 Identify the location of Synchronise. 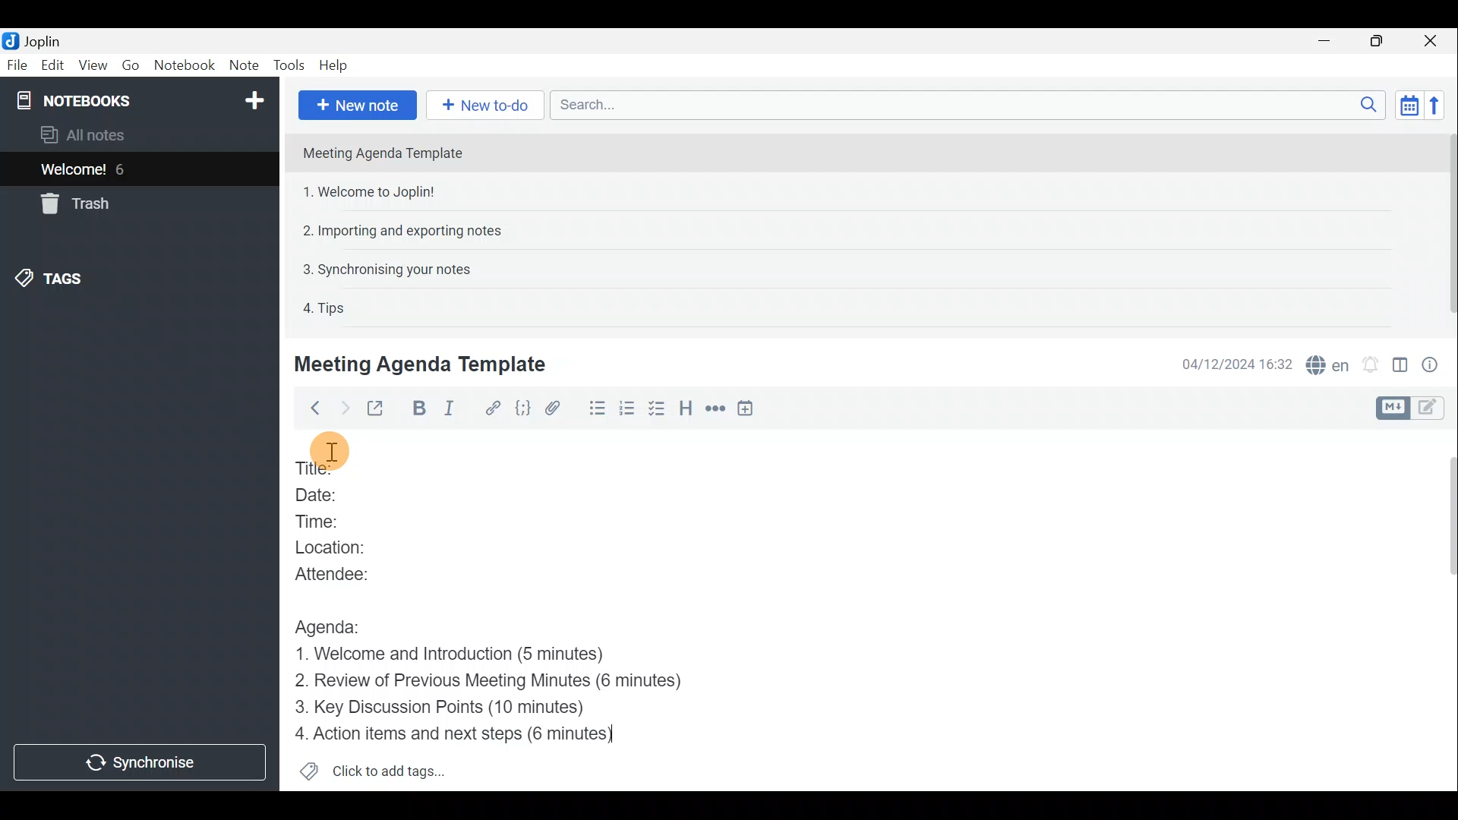
(140, 761).